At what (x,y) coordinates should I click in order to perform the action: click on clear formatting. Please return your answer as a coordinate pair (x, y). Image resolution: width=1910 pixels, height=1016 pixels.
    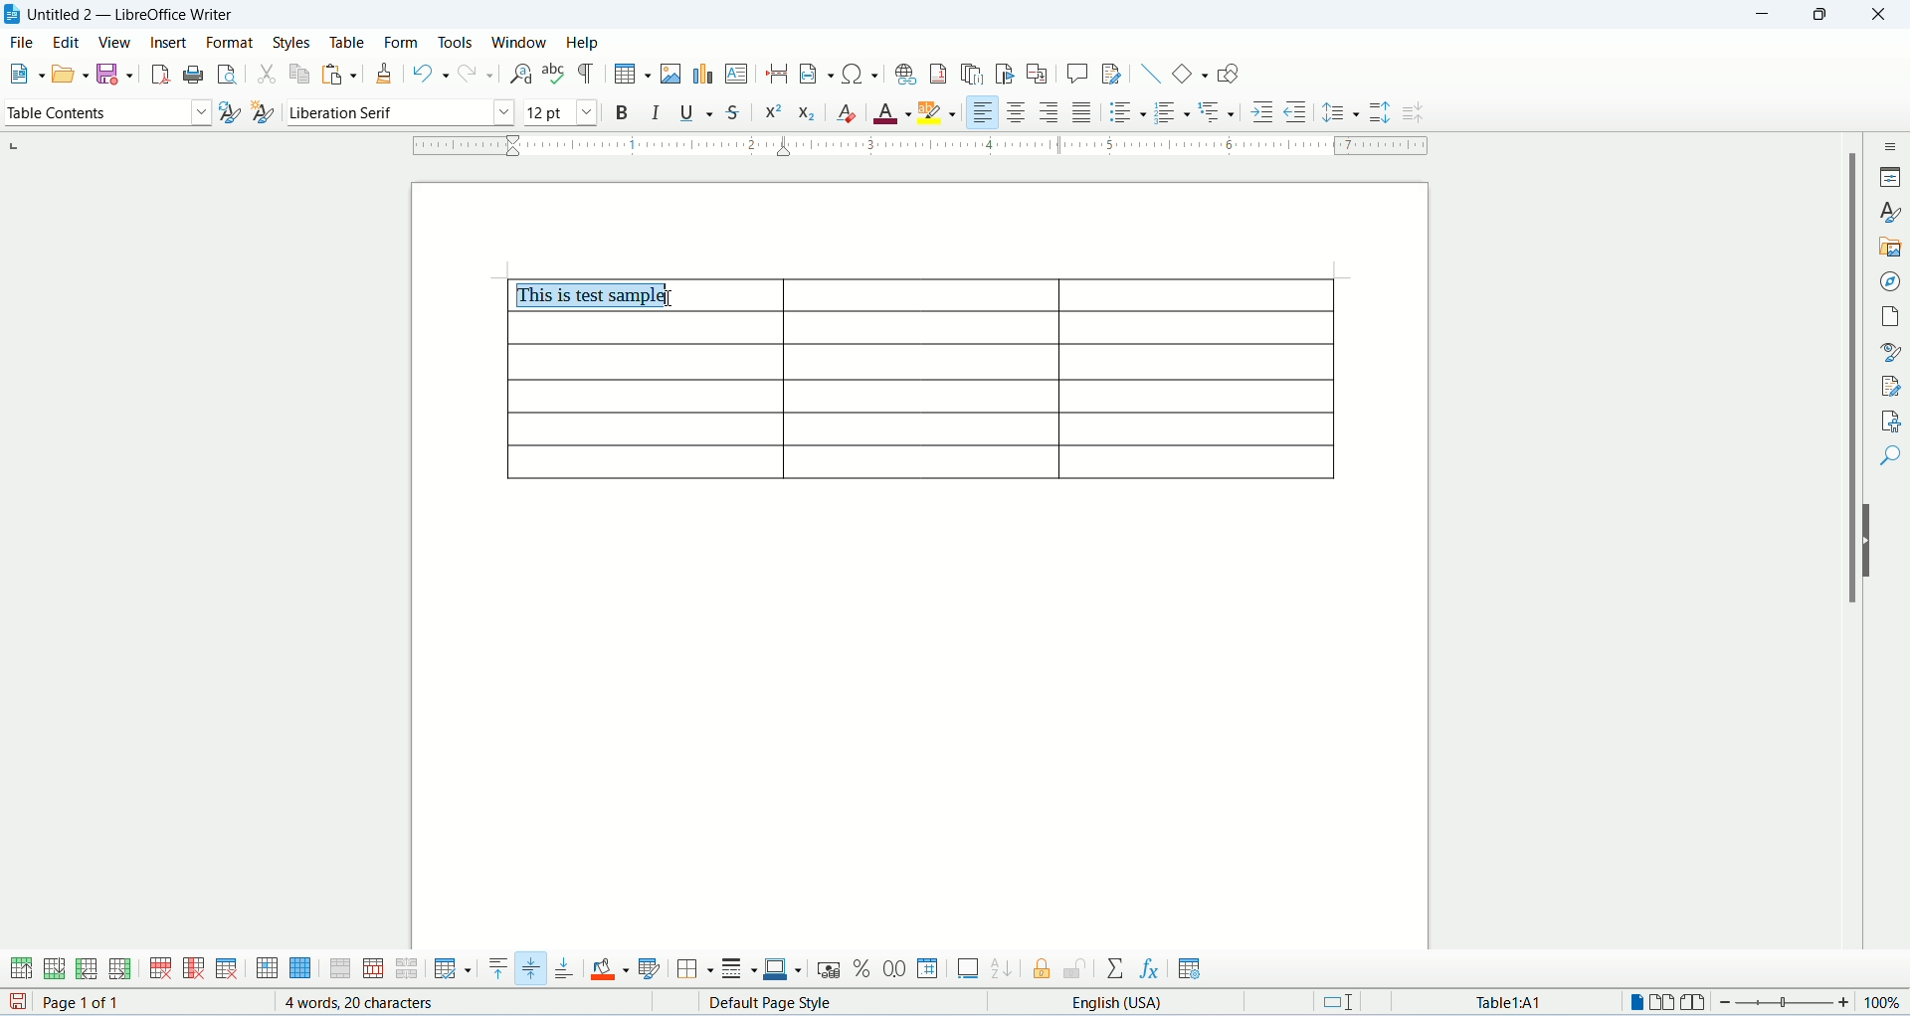
    Looking at the image, I should click on (847, 112).